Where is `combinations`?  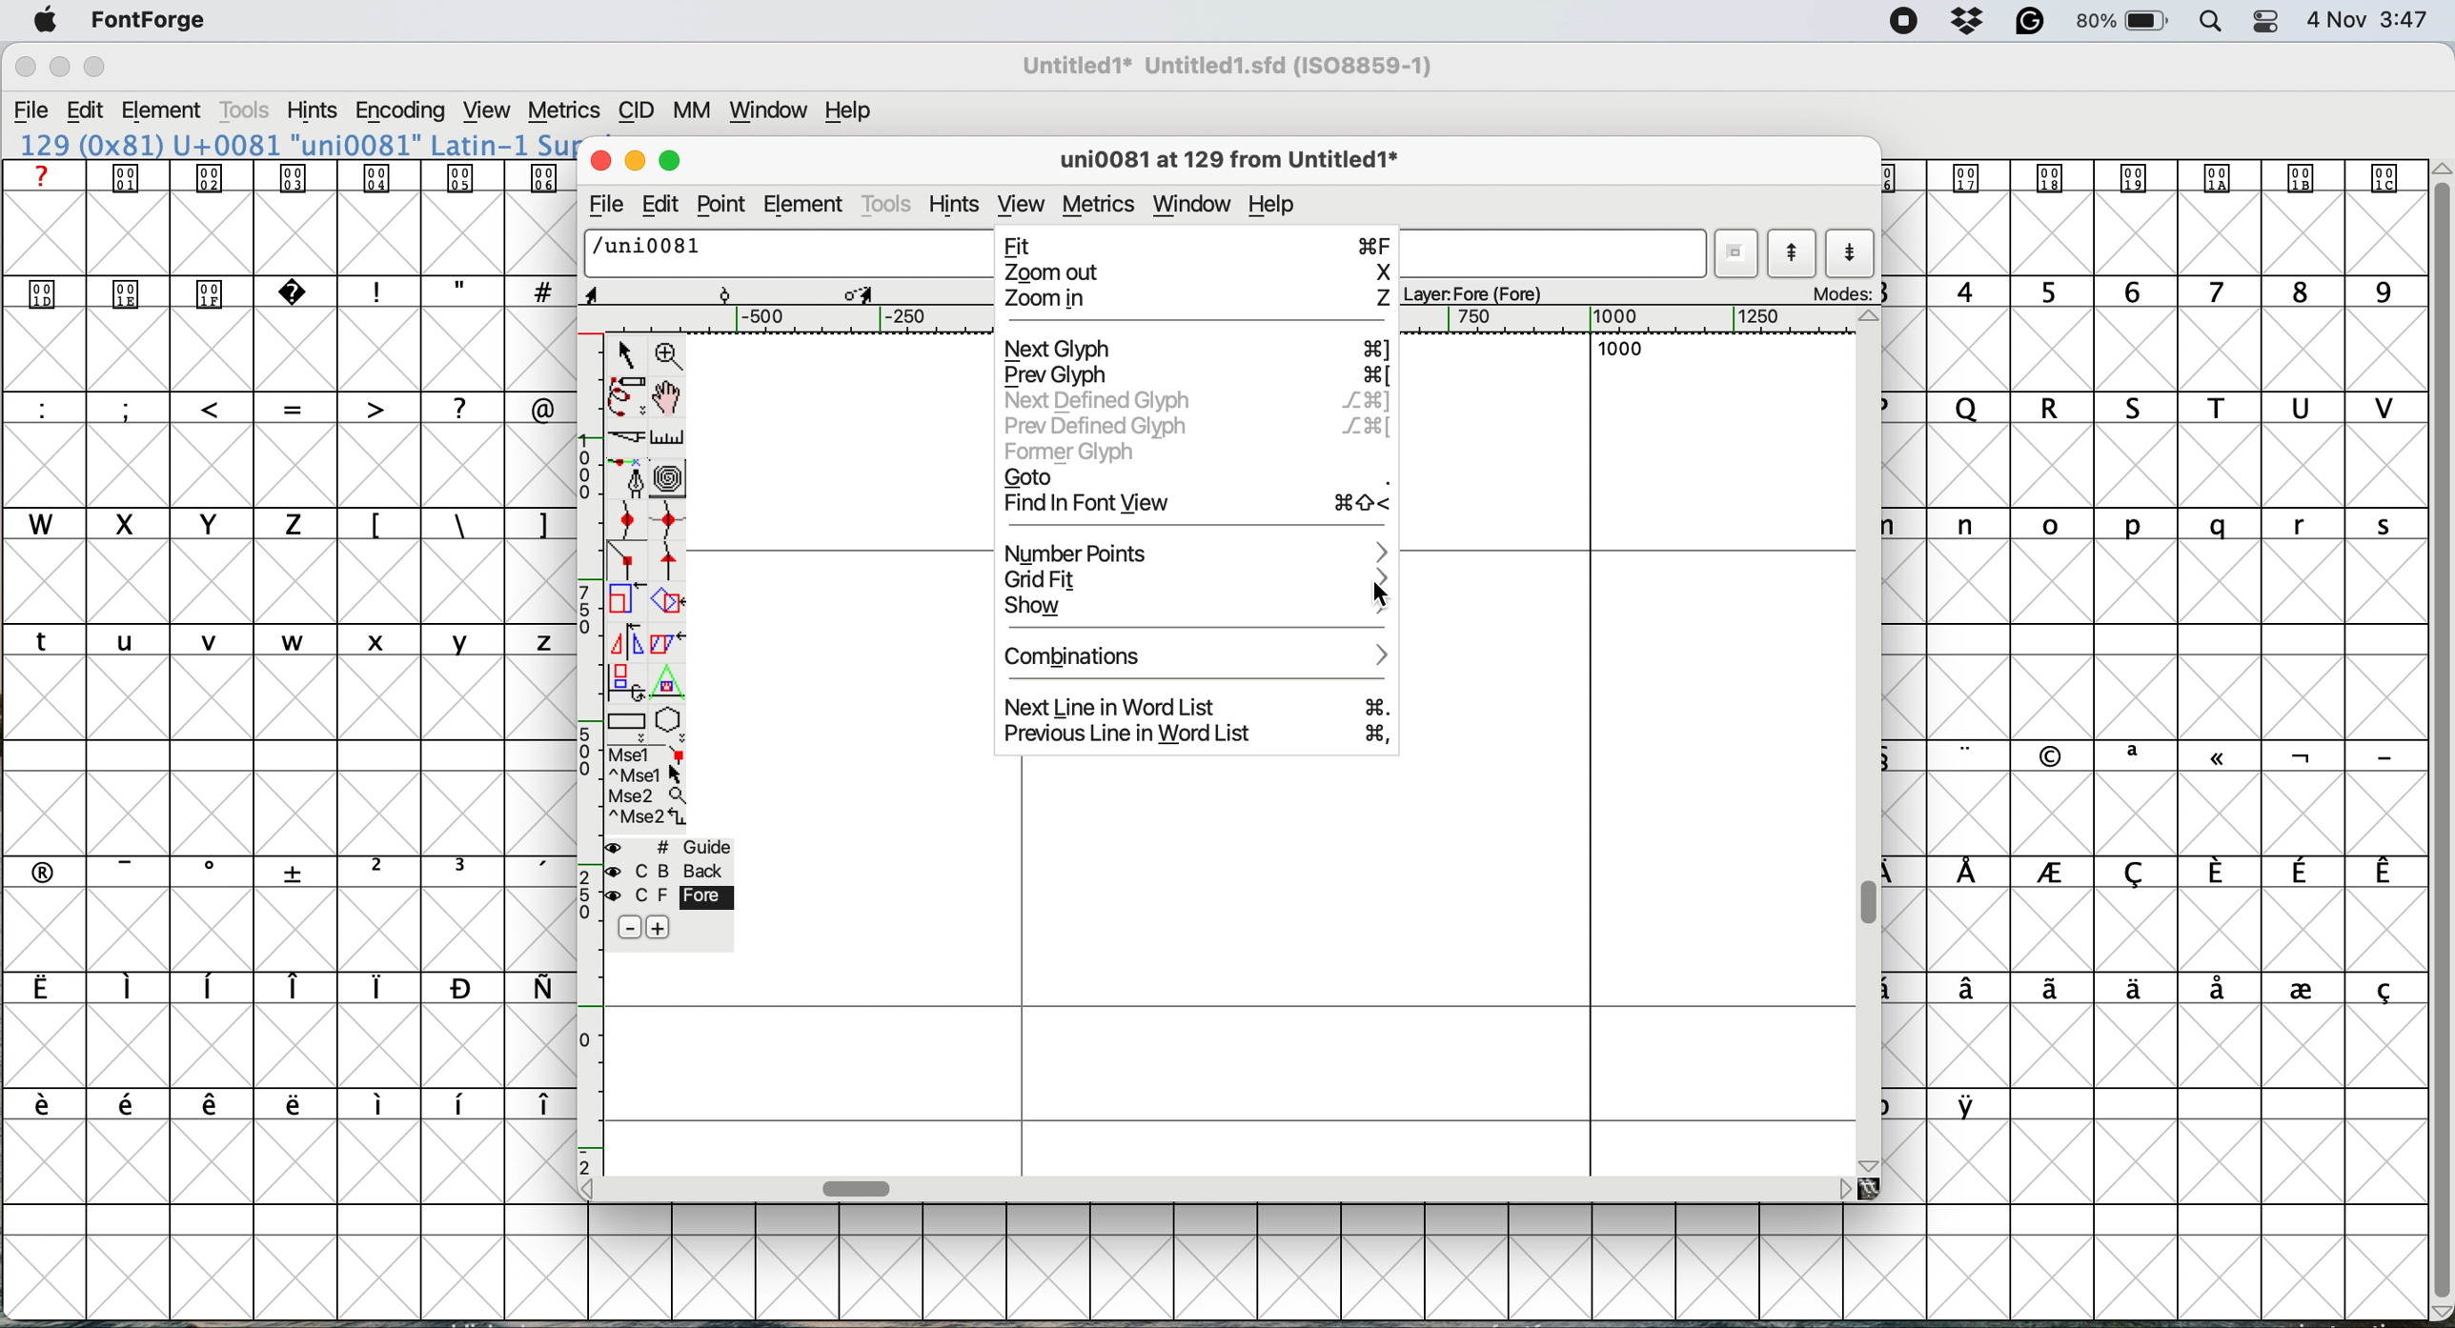
combinations is located at coordinates (1203, 654).